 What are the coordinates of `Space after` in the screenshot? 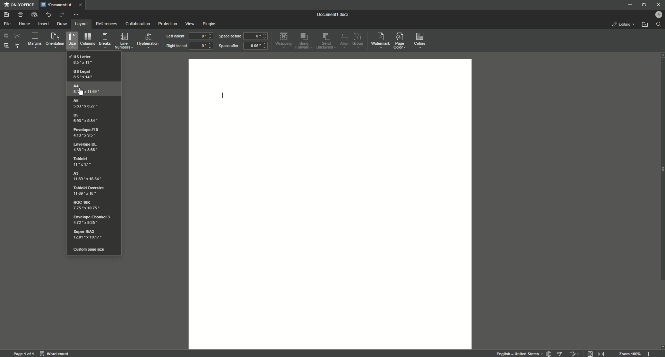 It's located at (228, 46).